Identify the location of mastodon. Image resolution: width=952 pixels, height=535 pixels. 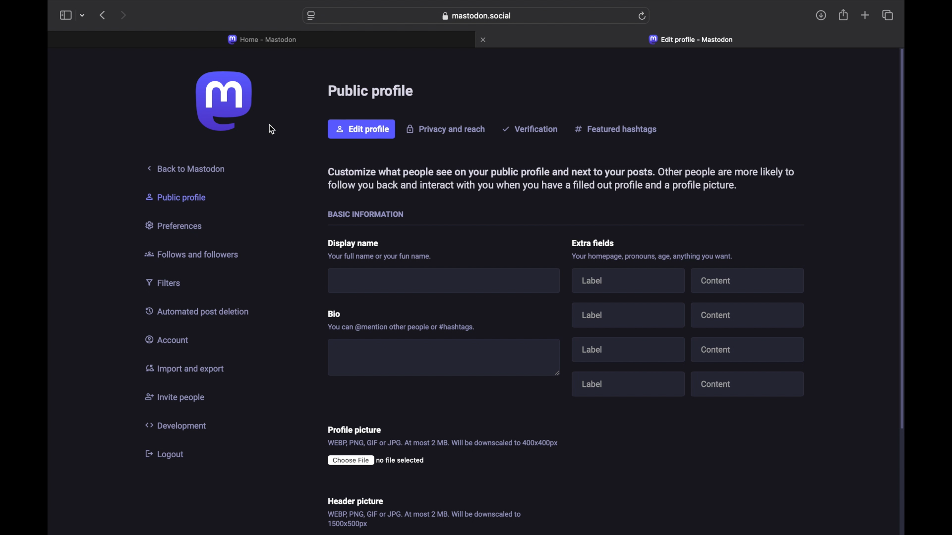
(224, 101).